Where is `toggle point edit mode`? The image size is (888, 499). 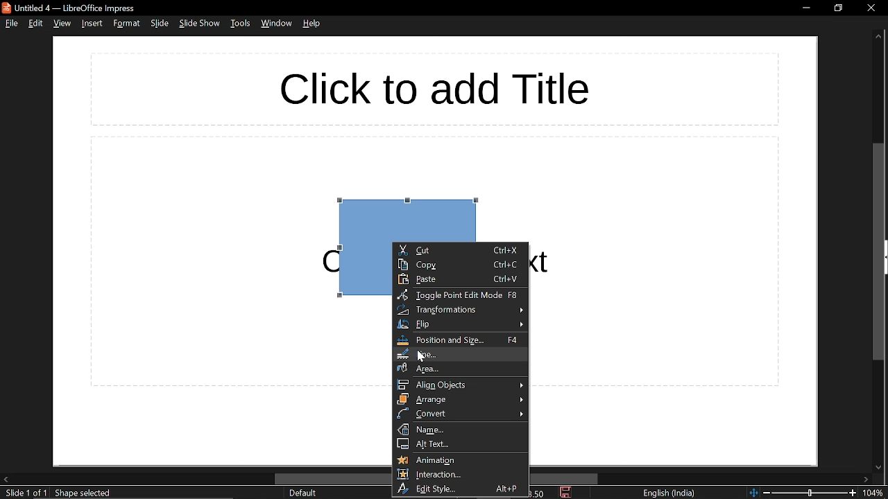 toggle point edit mode is located at coordinates (459, 295).